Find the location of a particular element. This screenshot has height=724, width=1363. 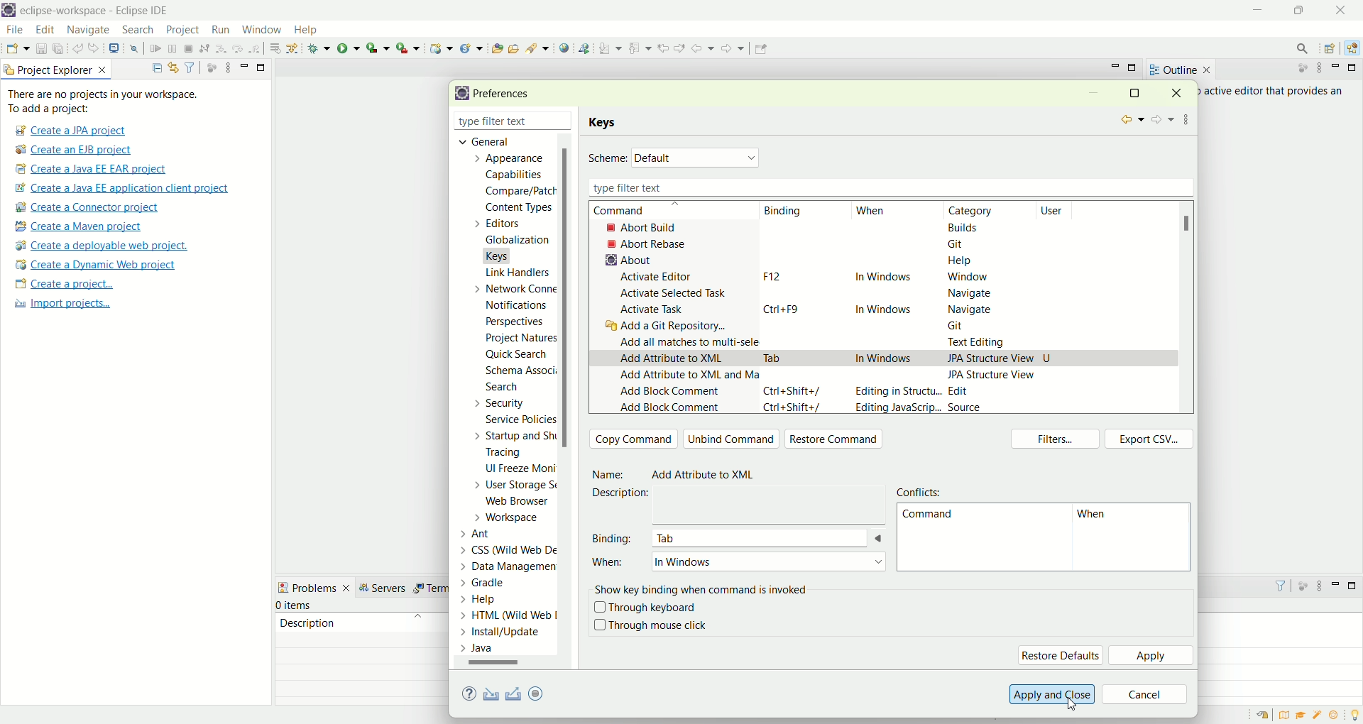

ctrl+shift+/ is located at coordinates (793, 390).